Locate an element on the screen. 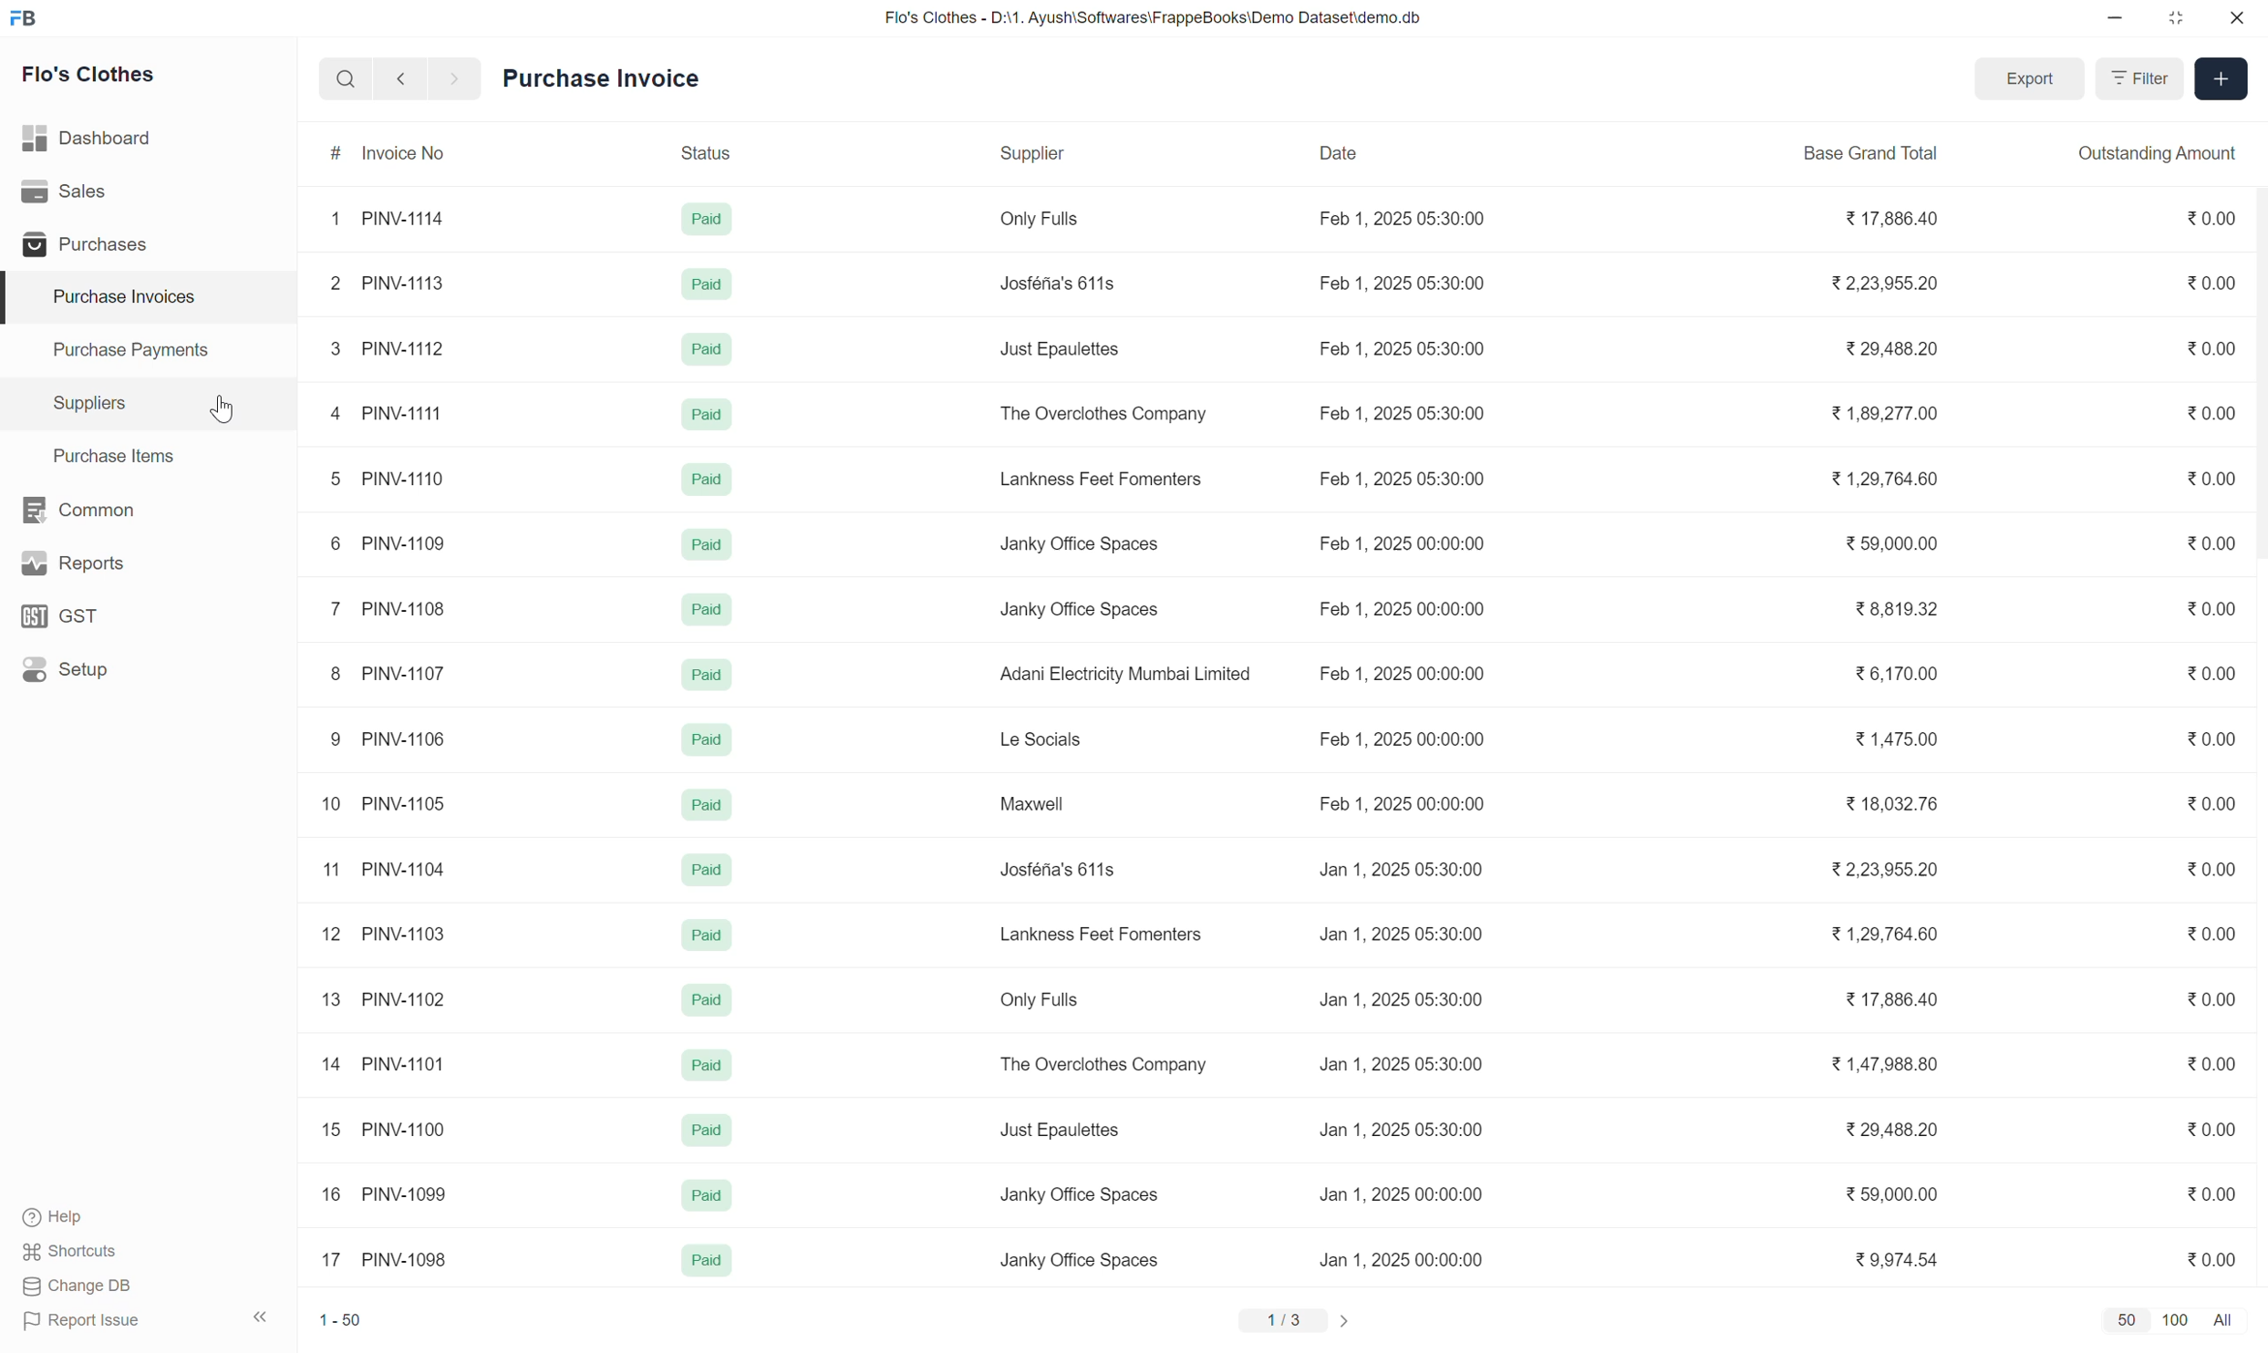 This screenshot has width=2268, height=1353. Help is located at coordinates (55, 1219).